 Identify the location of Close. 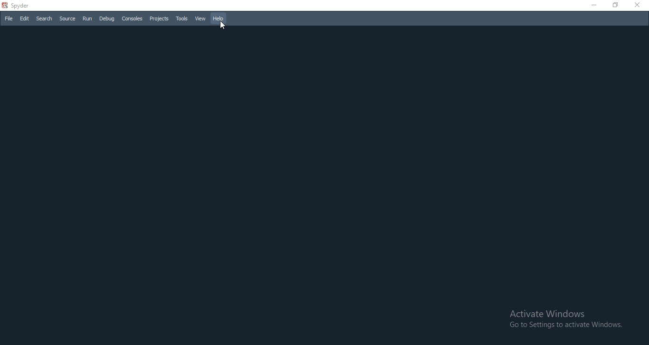
(639, 6).